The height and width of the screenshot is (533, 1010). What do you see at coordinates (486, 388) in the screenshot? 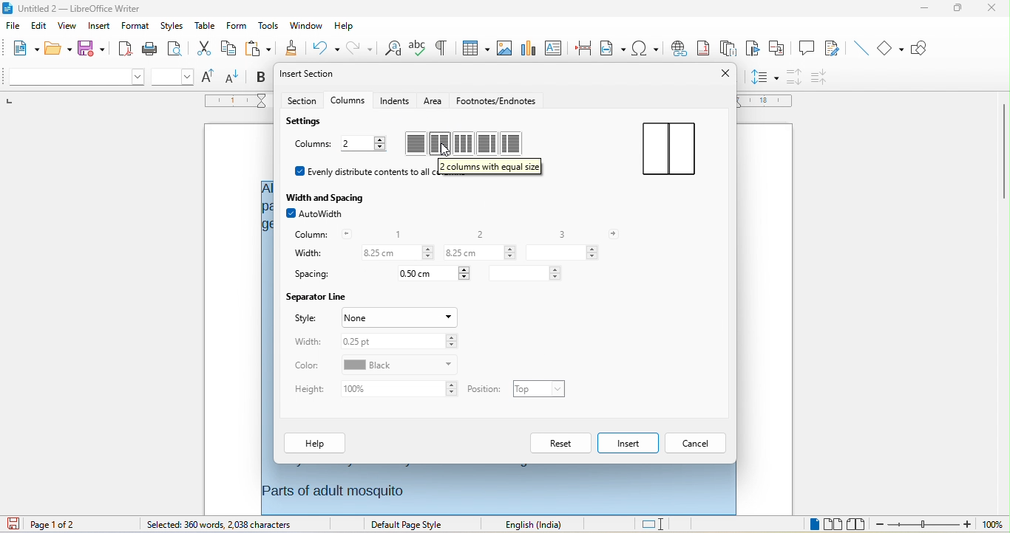
I see `position` at bounding box center [486, 388].